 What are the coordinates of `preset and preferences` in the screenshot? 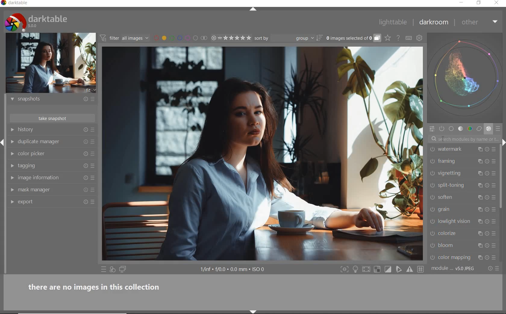 It's located at (494, 185).